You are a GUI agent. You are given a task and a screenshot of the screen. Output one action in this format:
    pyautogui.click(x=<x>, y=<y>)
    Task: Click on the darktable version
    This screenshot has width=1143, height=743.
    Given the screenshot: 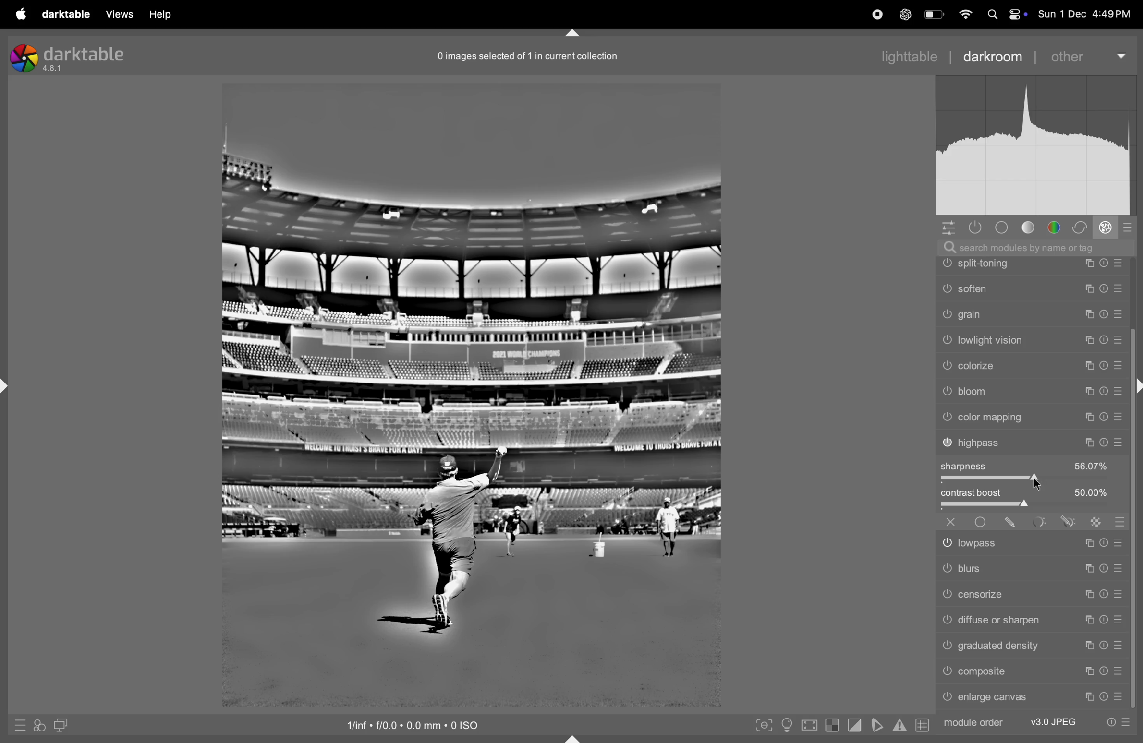 What is the action you would take?
    pyautogui.click(x=73, y=55)
    